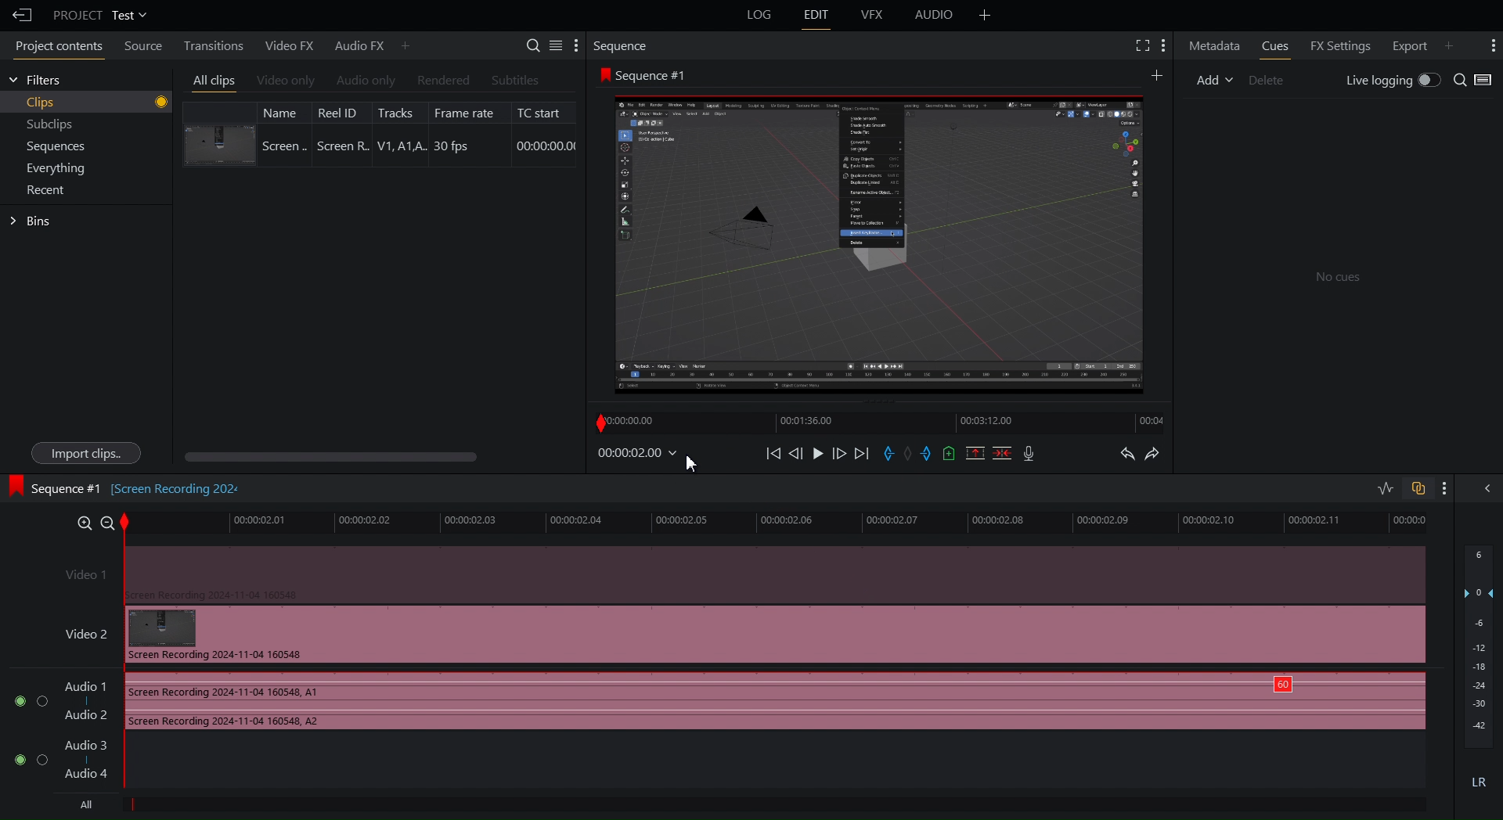  I want to click on Export, so click(1406, 44).